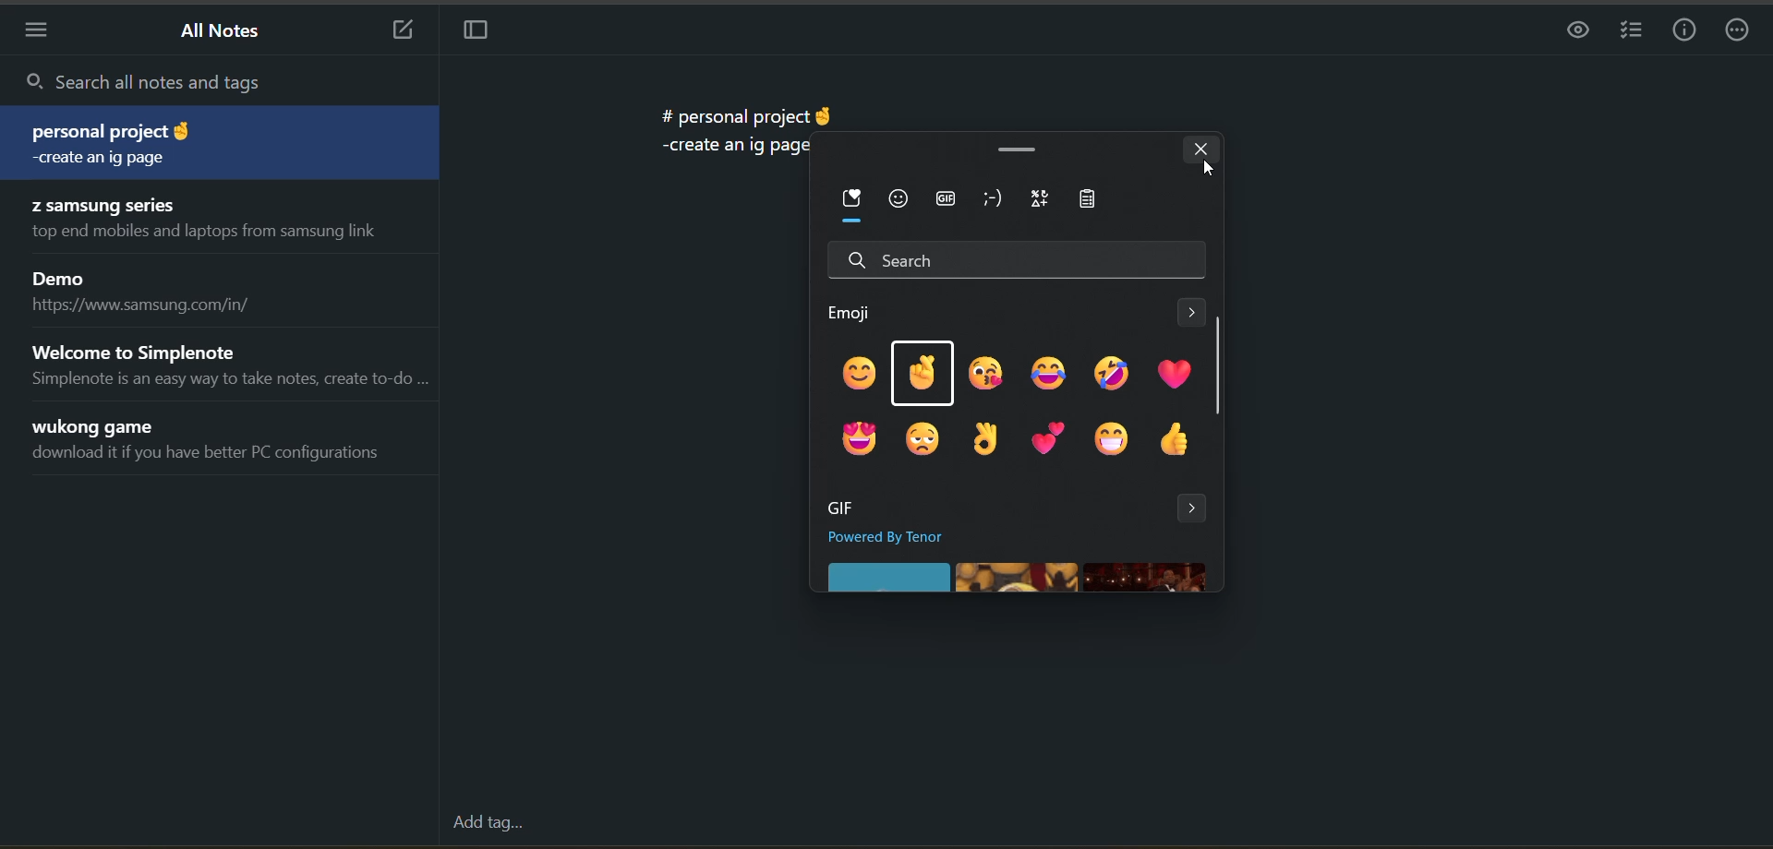 This screenshot has width=1773, height=849. I want to click on preview, so click(1576, 30).